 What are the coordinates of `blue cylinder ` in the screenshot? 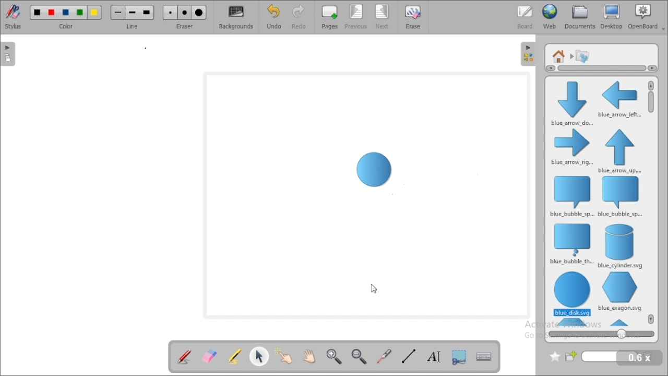 It's located at (621, 246).